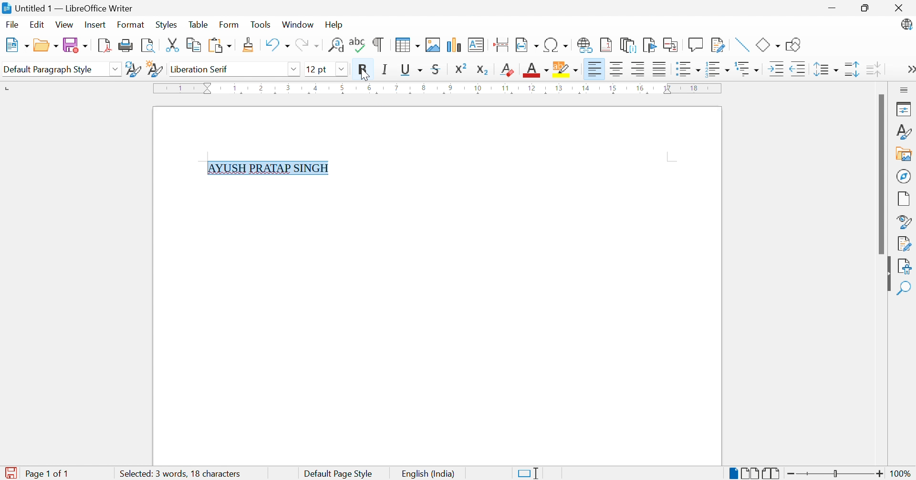 Image resolution: width=916 pixels, height=480 pixels. I want to click on Restore Down, so click(865, 7).